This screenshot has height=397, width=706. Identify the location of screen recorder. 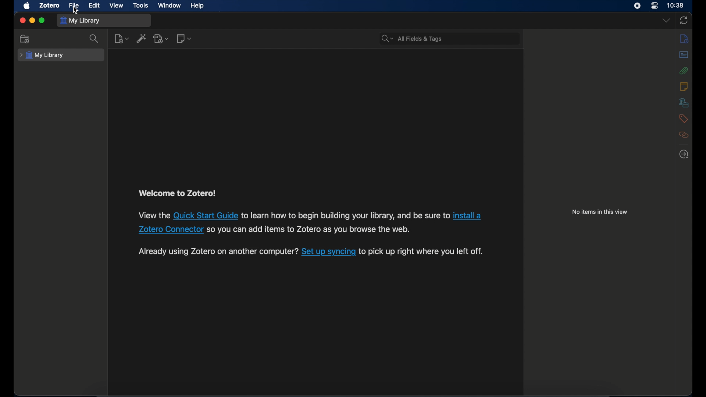
(637, 6).